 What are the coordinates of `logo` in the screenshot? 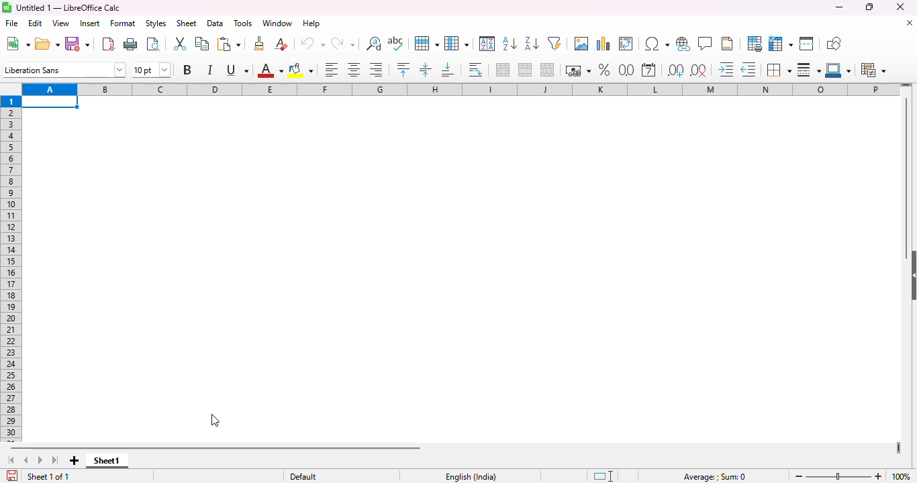 It's located at (7, 8).